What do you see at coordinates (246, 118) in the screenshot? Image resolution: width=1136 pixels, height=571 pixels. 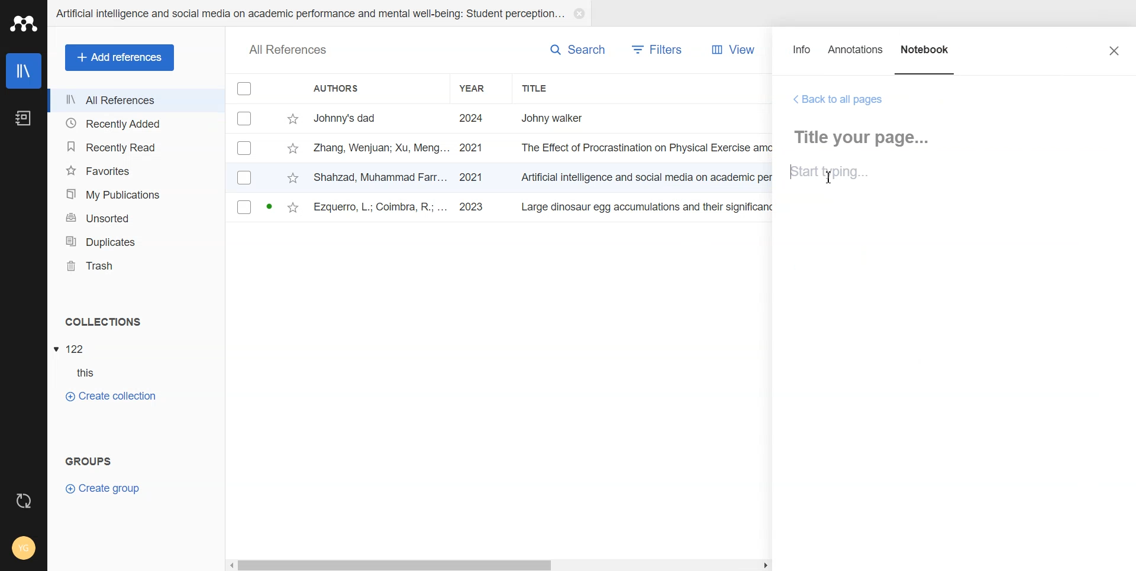 I see `Checkbox` at bounding box center [246, 118].